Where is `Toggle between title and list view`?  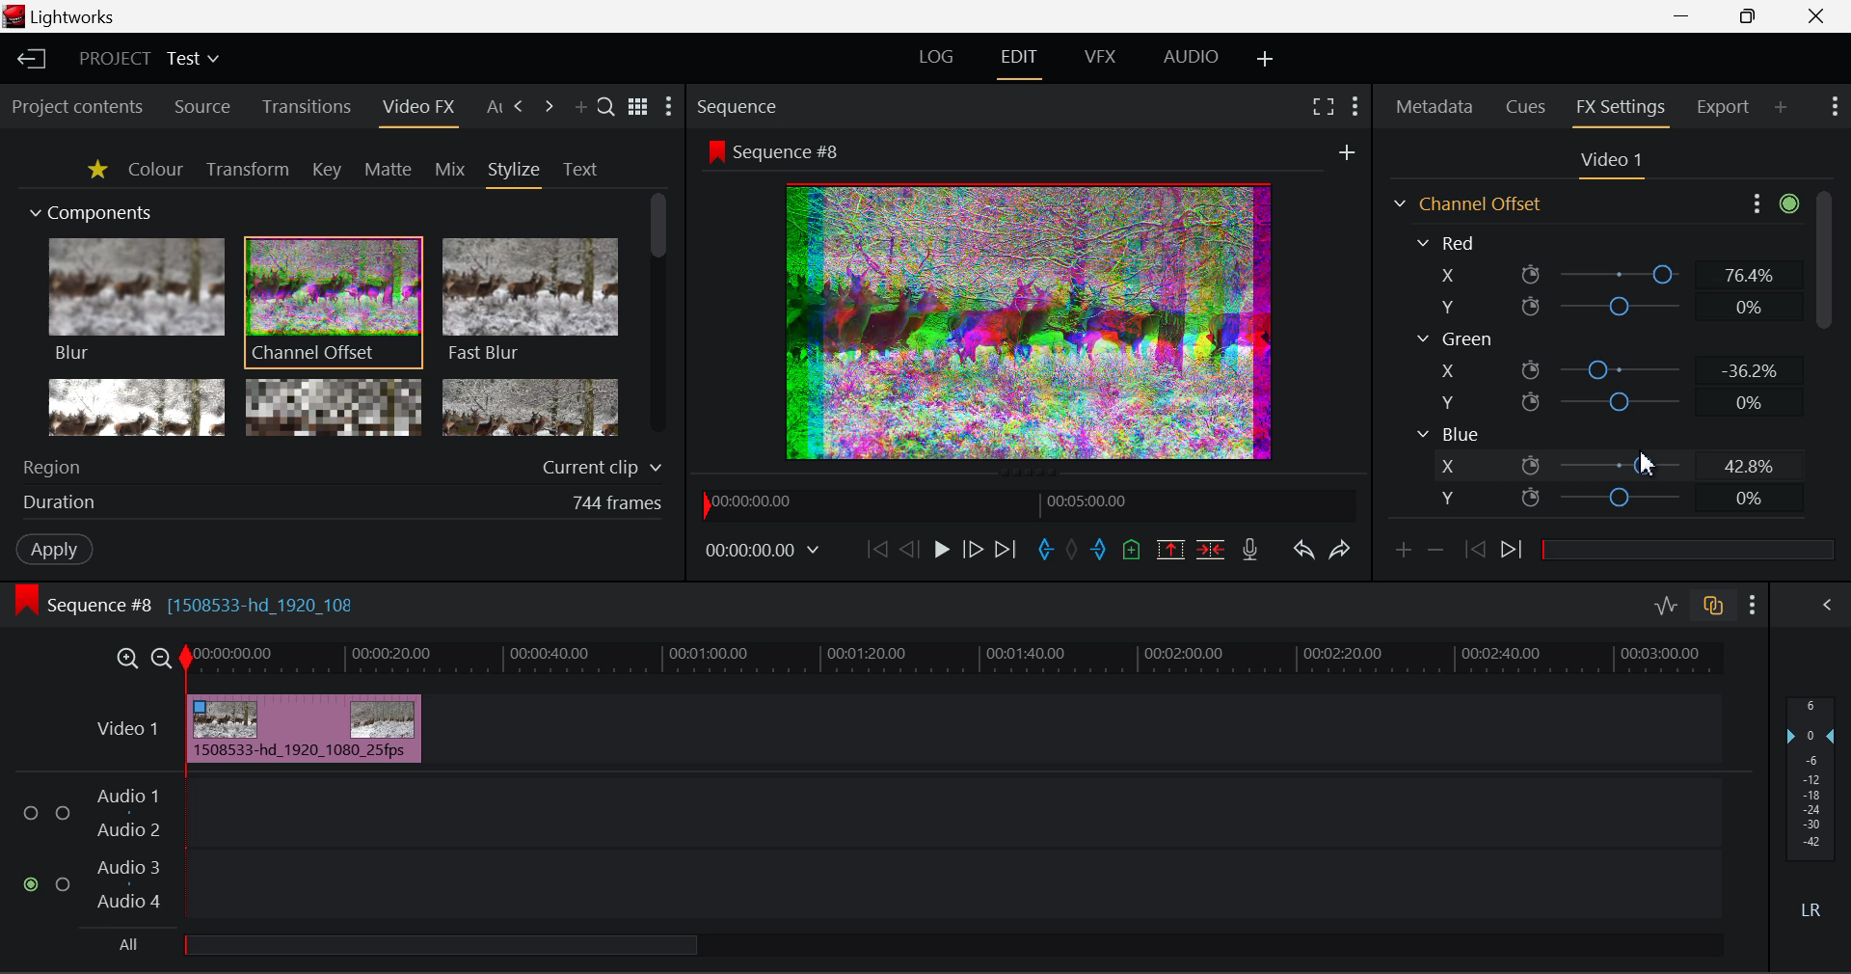 Toggle between title and list view is located at coordinates (637, 103).